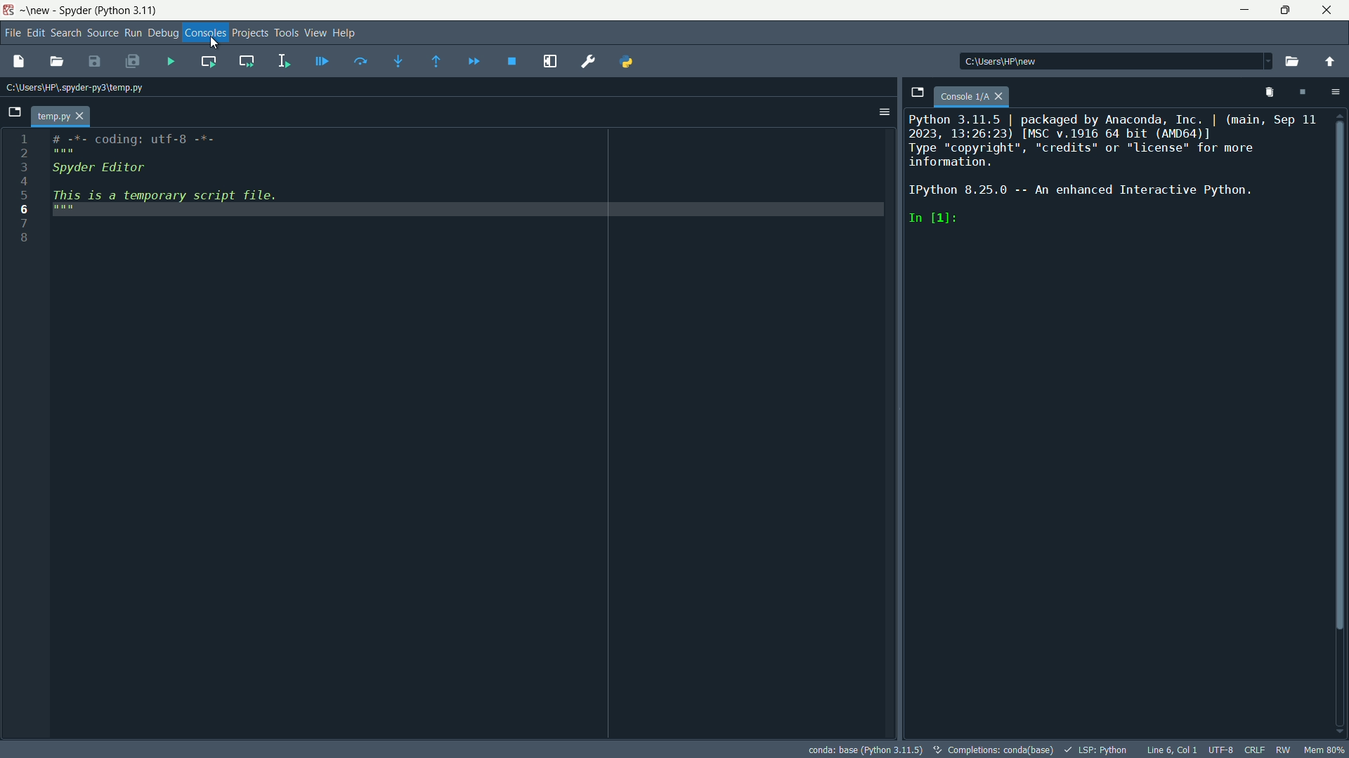 This screenshot has width=1349, height=758. Describe the element at coordinates (205, 33) in the screenshot. I see `consoles menu` at that location.